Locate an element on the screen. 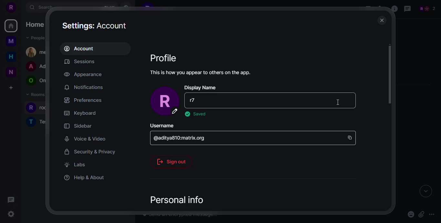  people is located at coordinates (36, 81).